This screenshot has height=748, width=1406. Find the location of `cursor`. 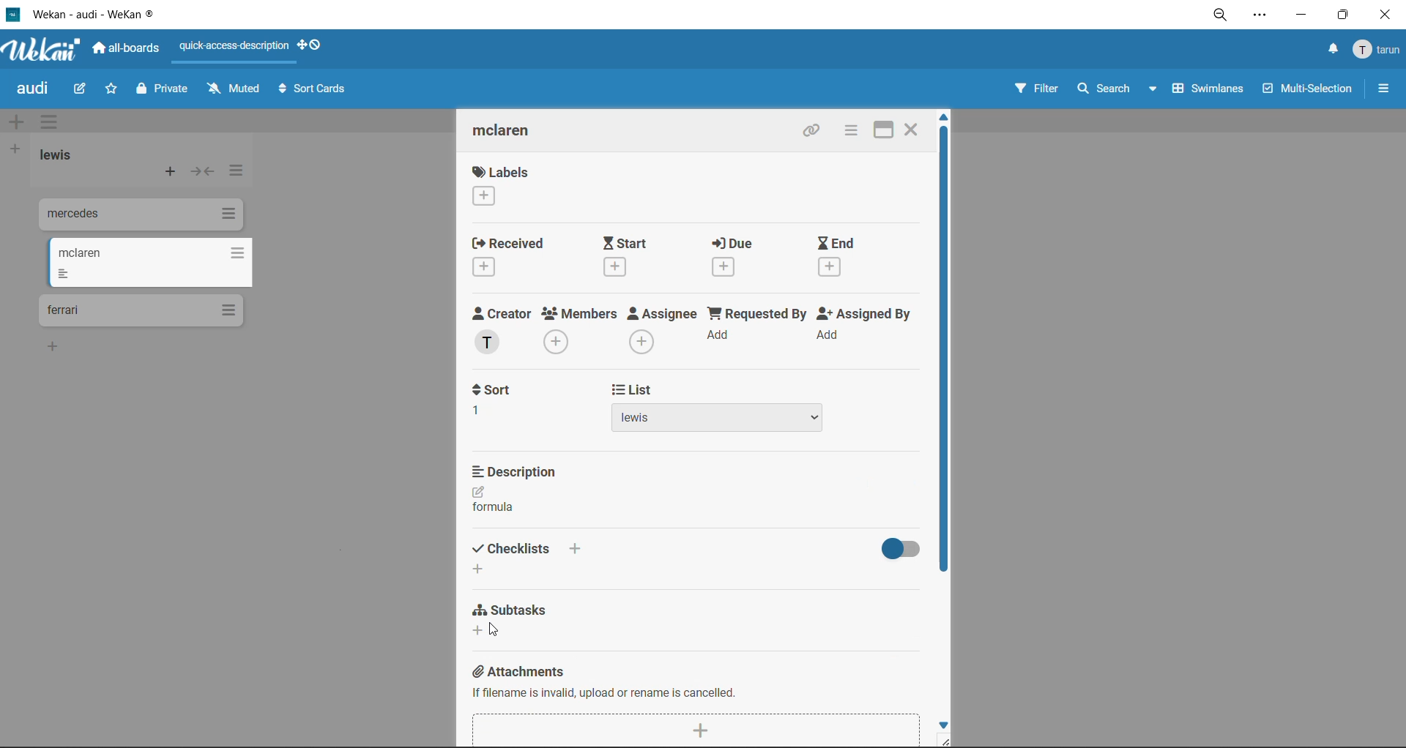

cursor is located at coordinates (496, 629).